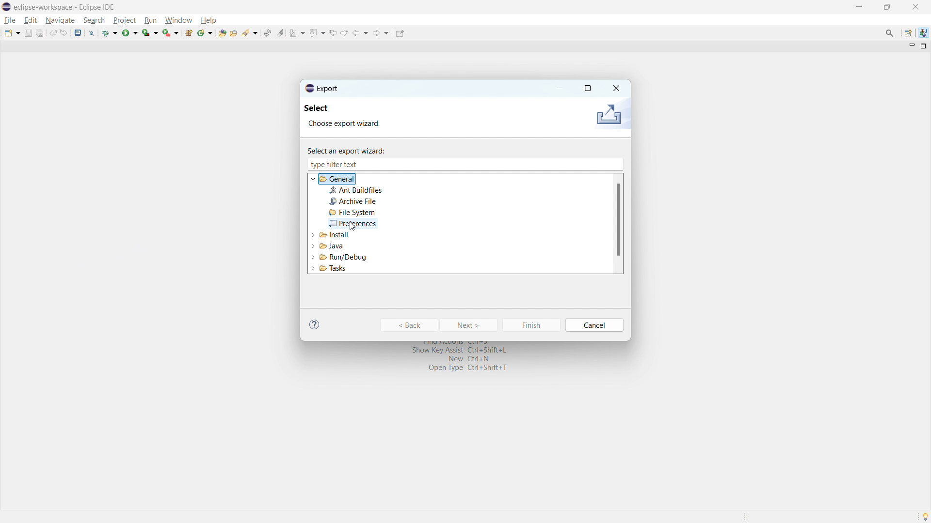 The image size is (931, 523). Describe the element at coordinates (6, 7) in the screenshot. I see `logo` at that location.